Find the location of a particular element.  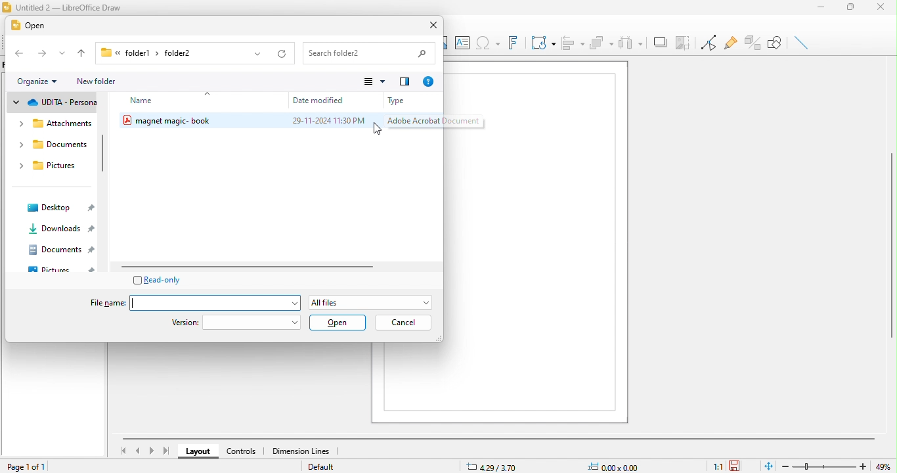

toggle point edit mode is located at coordinates (709, 44).